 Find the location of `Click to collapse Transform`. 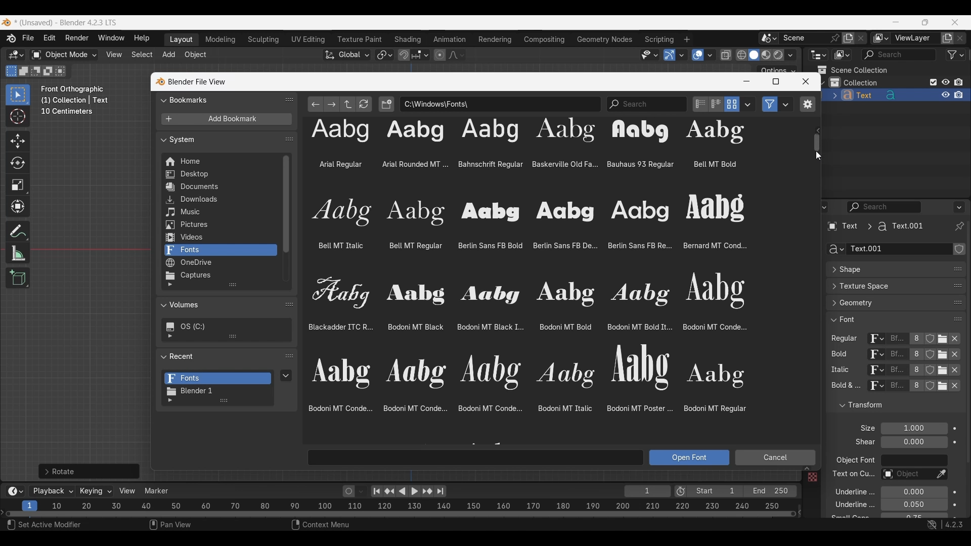

Click to collapse Transform is located at coordinates (887, 405).